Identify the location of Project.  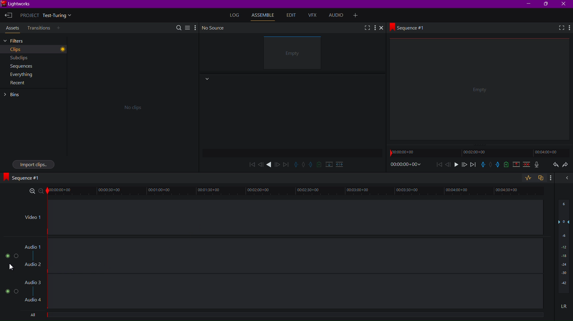
(48, 16).